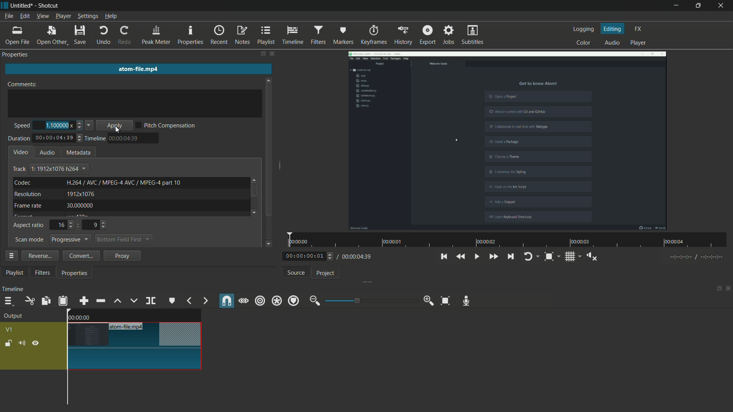 The height and width of the screenshot is (412, 733). What do you see at coordinates (87, 16) in the screenshot?
I see `settings menu` at bounding box center [87, 16].